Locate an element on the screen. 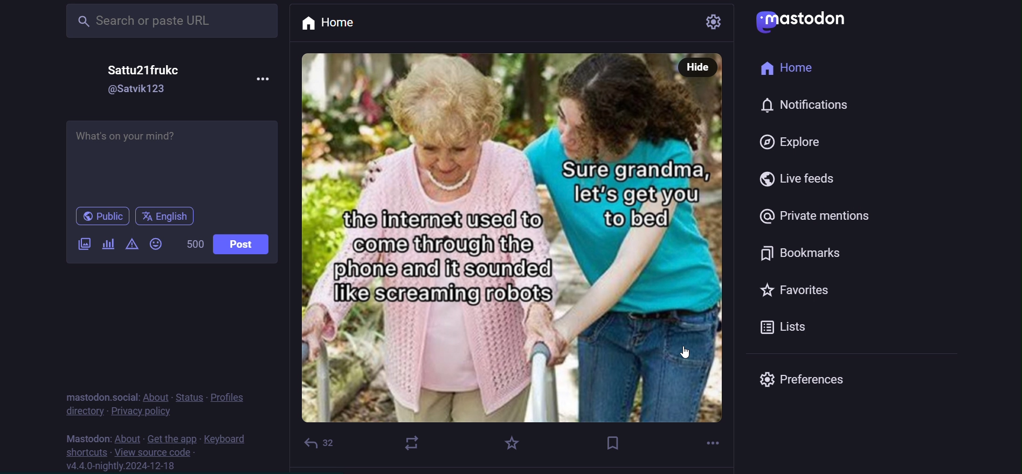 This screenshot has height=474, width=1022. status is located at coordinates (191, 396).